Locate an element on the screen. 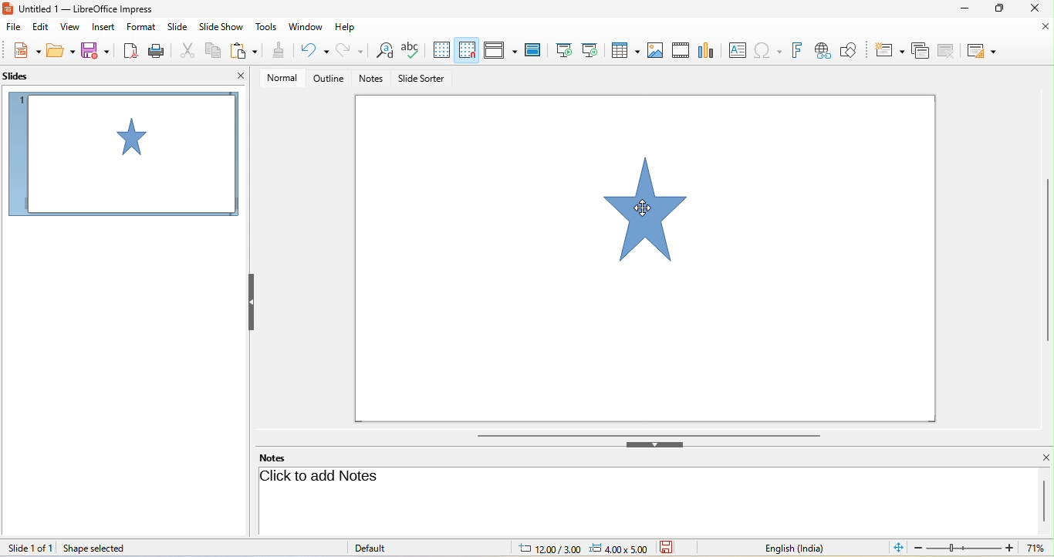 This screenshot has width=1054, height=557. slides is located at coordinates (25, 76).